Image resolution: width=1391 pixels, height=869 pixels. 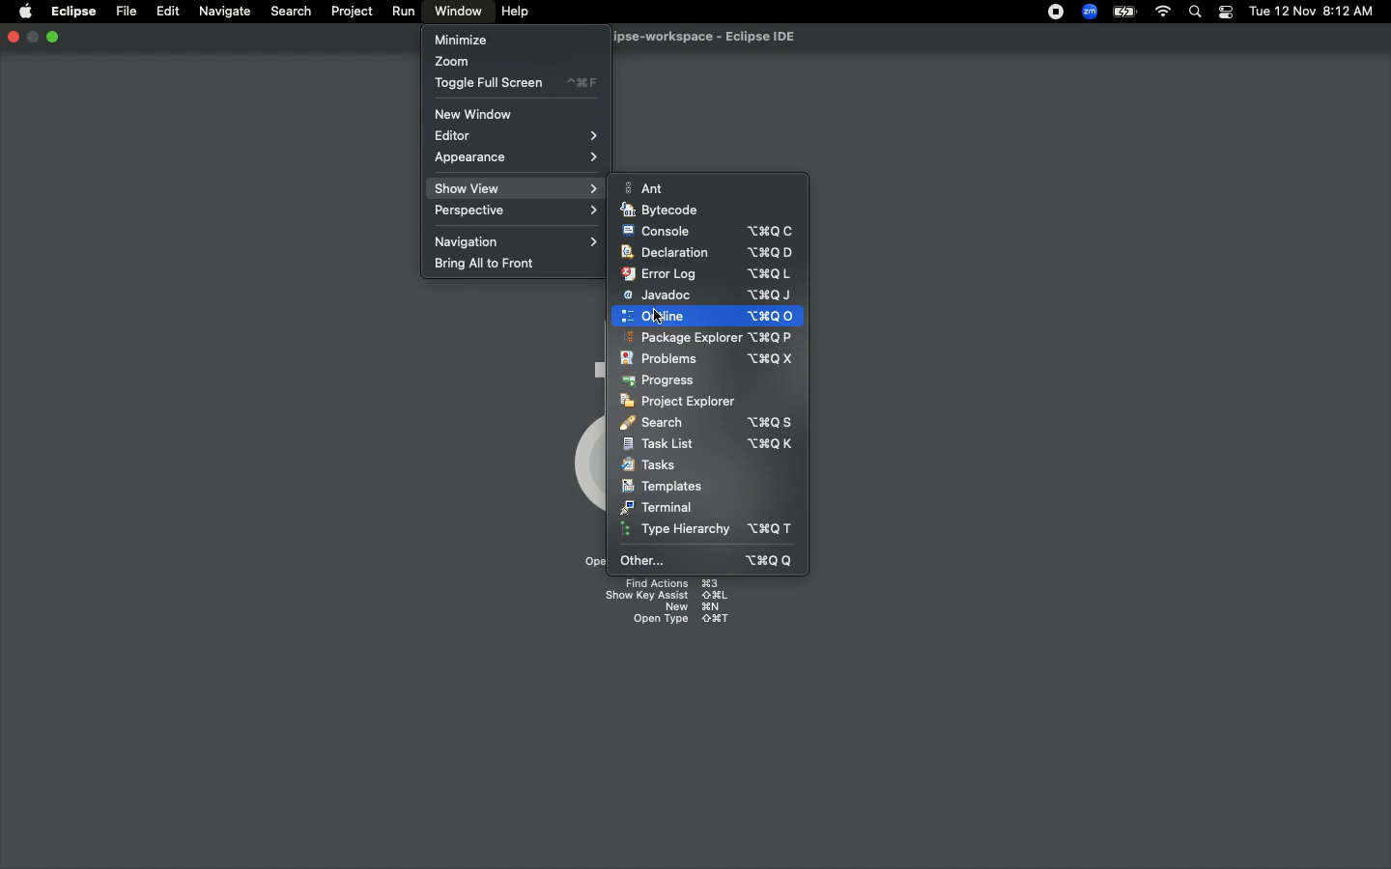 I want to click on Find actions, so click(x=670, y=581).